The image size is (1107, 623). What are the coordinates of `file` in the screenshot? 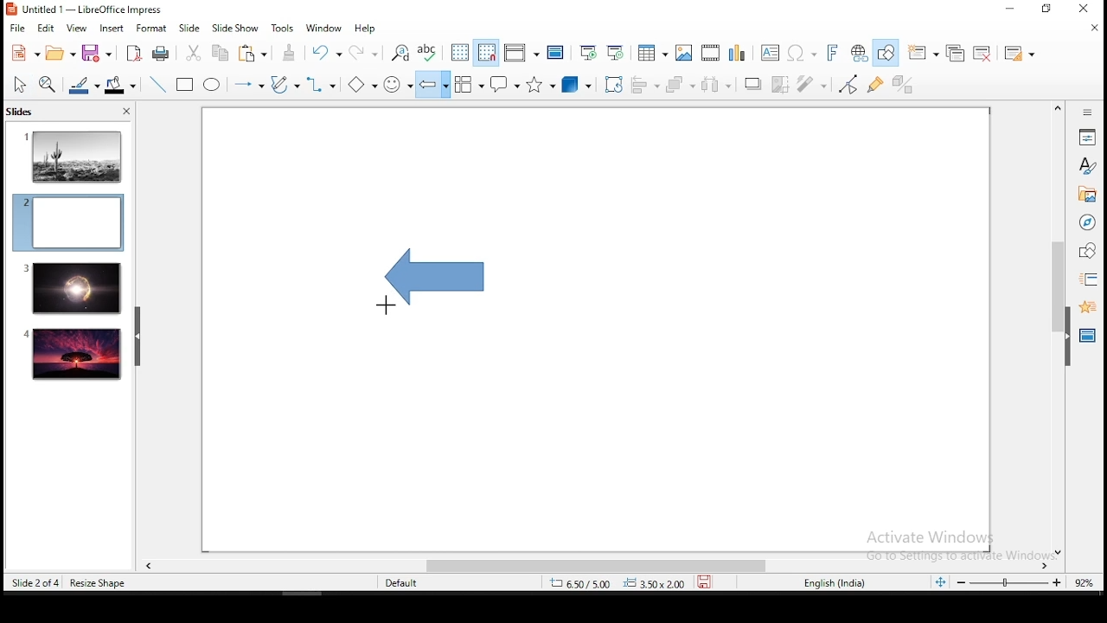 It's located at (16, 27).